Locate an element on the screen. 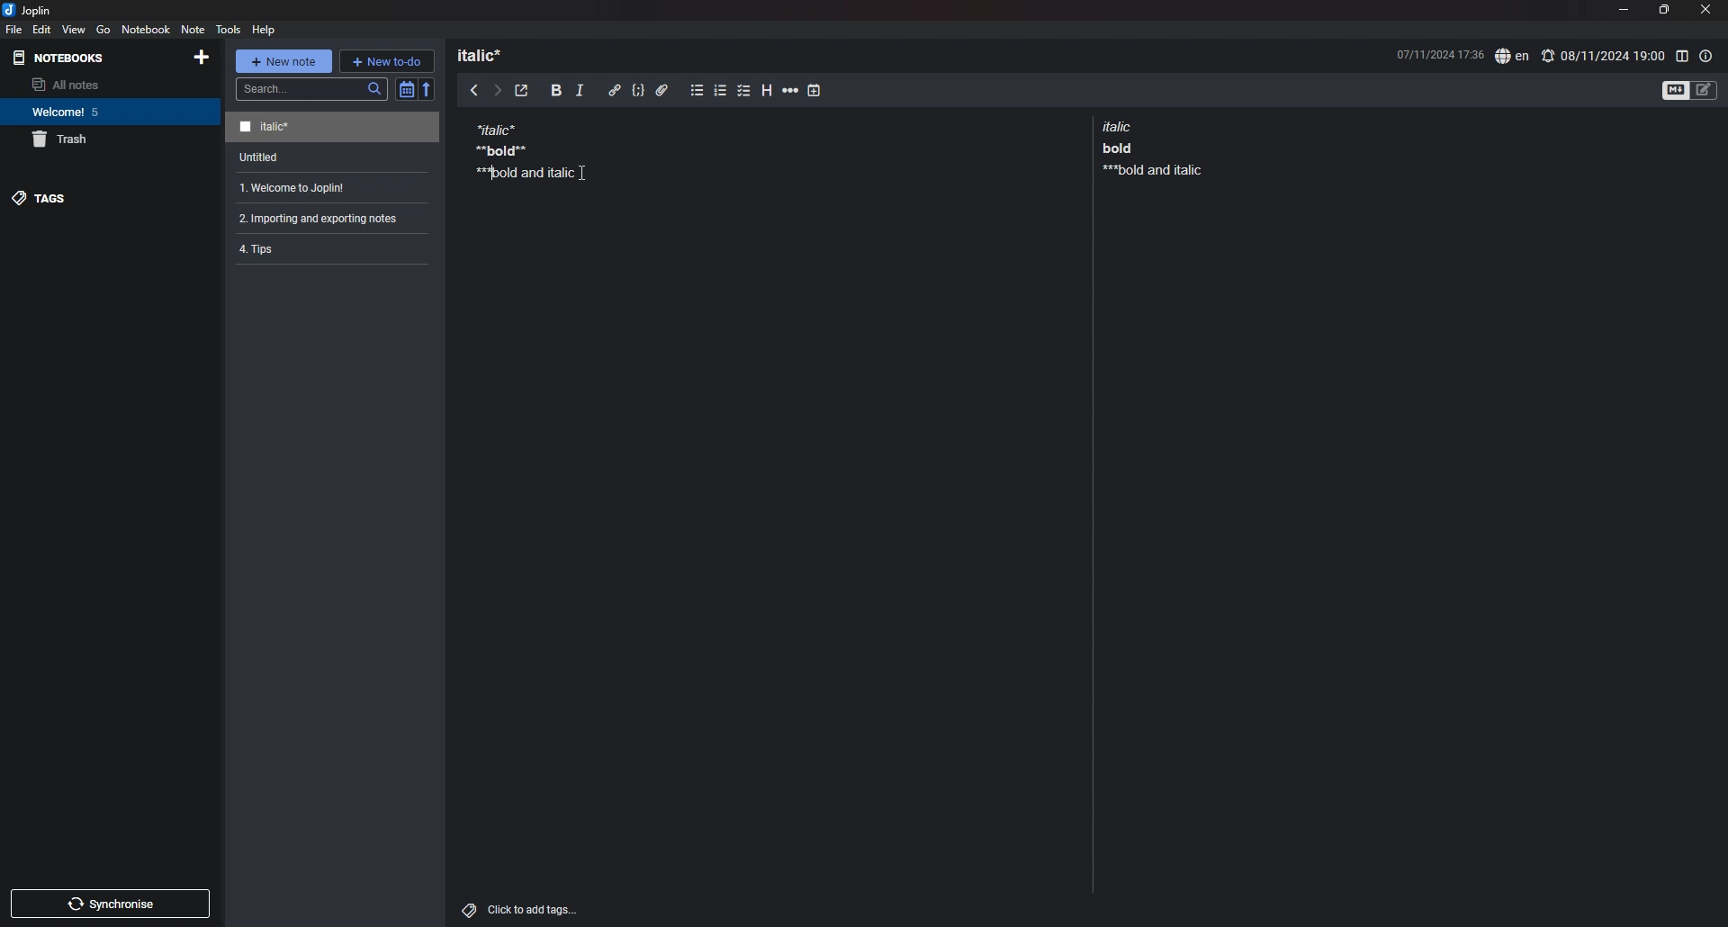 This screenshot has height=927, width=1728. attachment is located at coordinates (662, 91).